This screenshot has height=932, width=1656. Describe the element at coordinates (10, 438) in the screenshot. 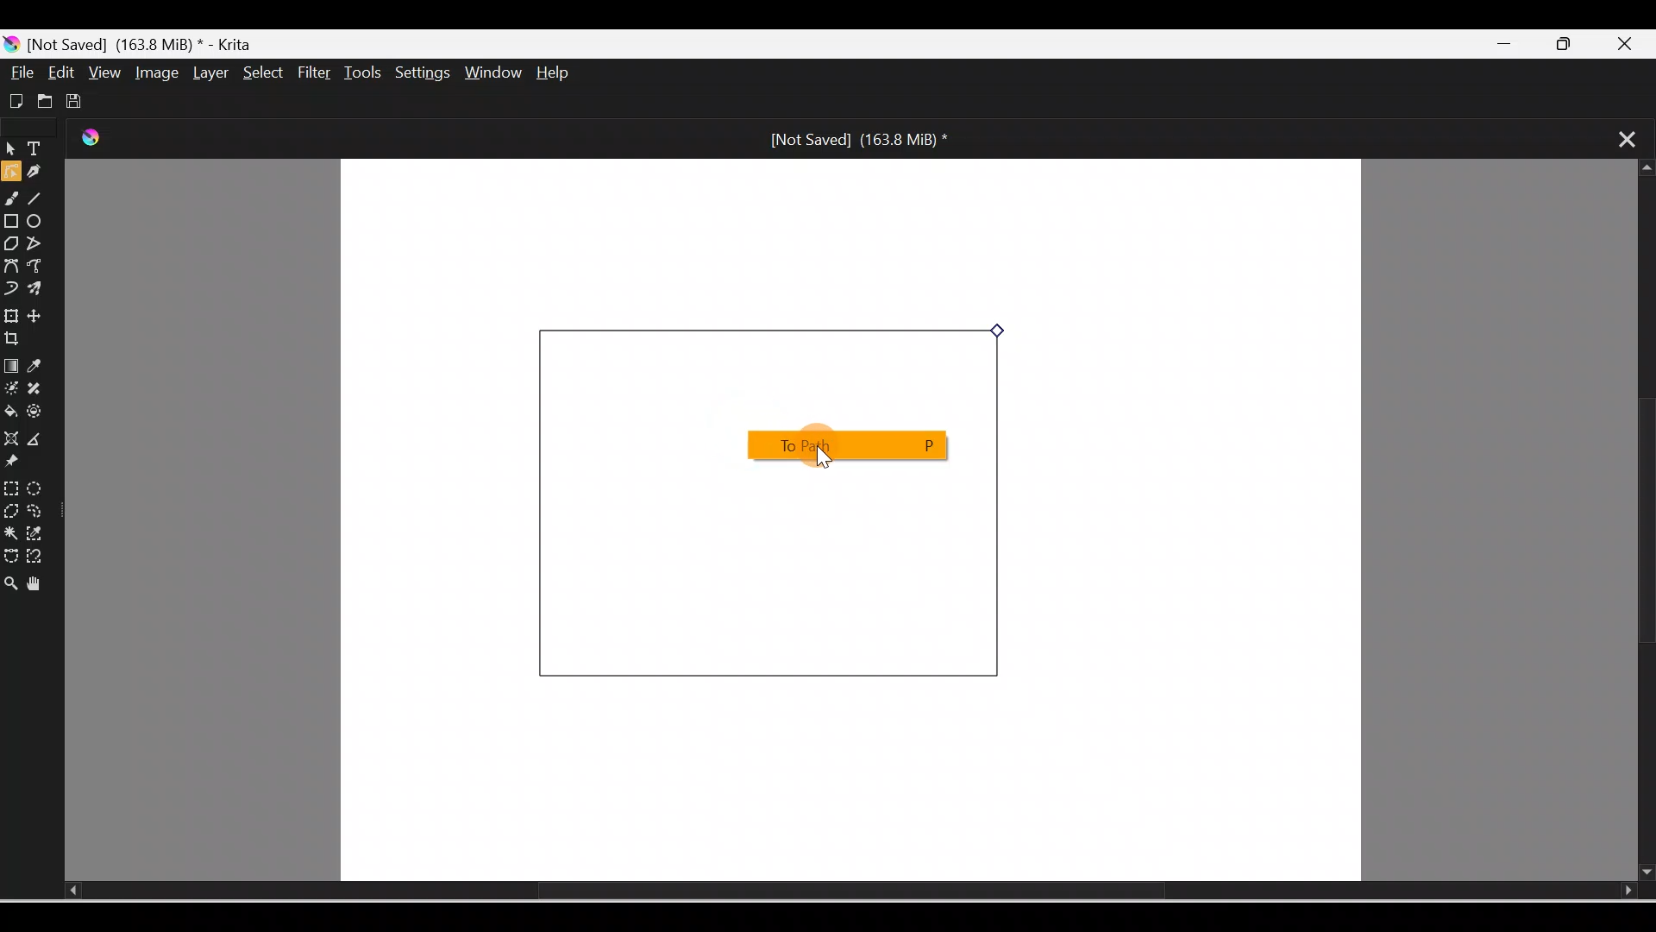

I see `Assistant tool` at that location.